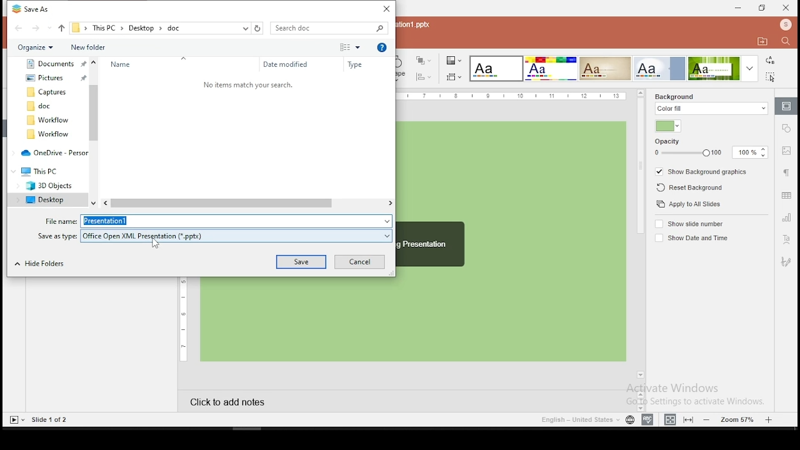  I want to click on previous locations, so click(244, 28).